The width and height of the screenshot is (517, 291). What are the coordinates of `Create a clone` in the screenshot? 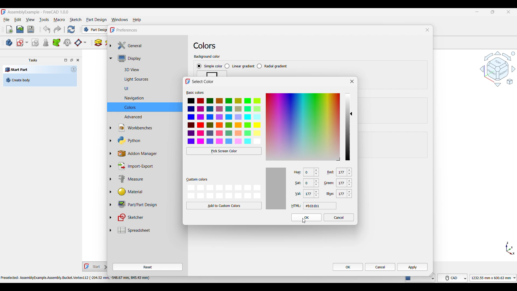 It's located at (68, 42).